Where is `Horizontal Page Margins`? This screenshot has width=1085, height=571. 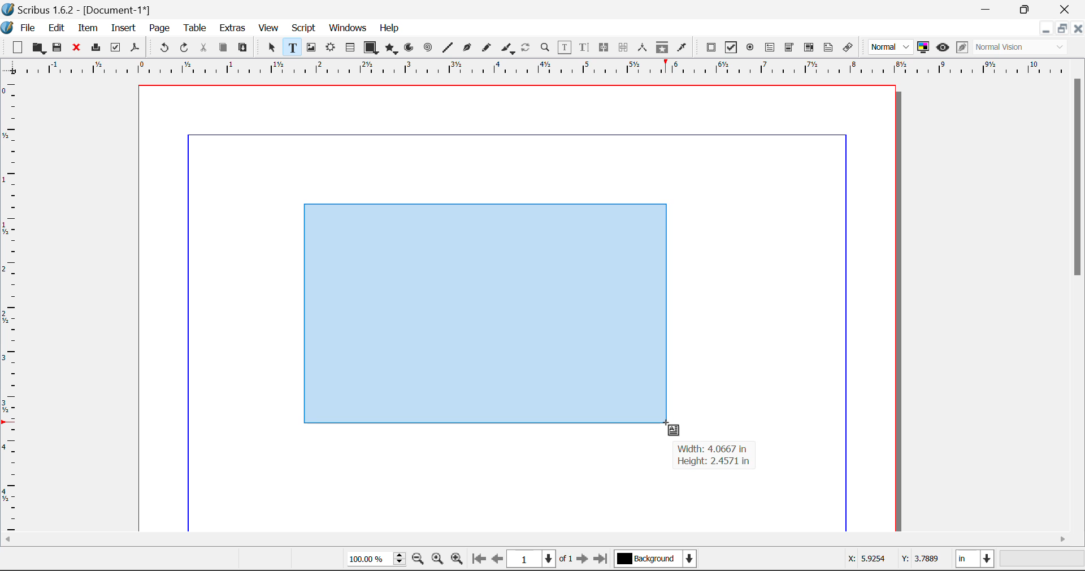 Horizontal Page Margins is located at coordinates (12, 307).